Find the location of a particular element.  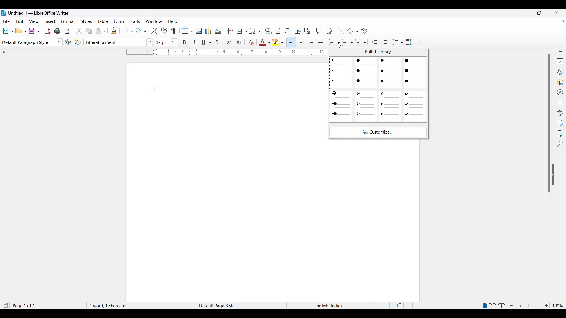

Diamond unordered bullets is located at coordinates (391, 72).